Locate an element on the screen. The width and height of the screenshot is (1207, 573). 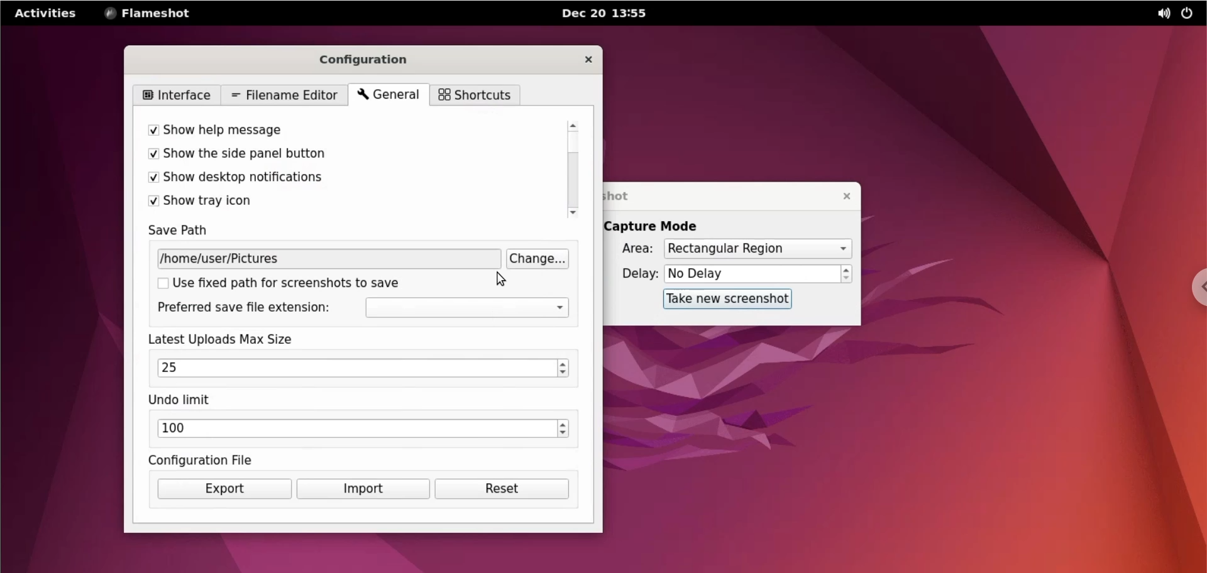
default upload max size value is located at coordinates (171, 369).